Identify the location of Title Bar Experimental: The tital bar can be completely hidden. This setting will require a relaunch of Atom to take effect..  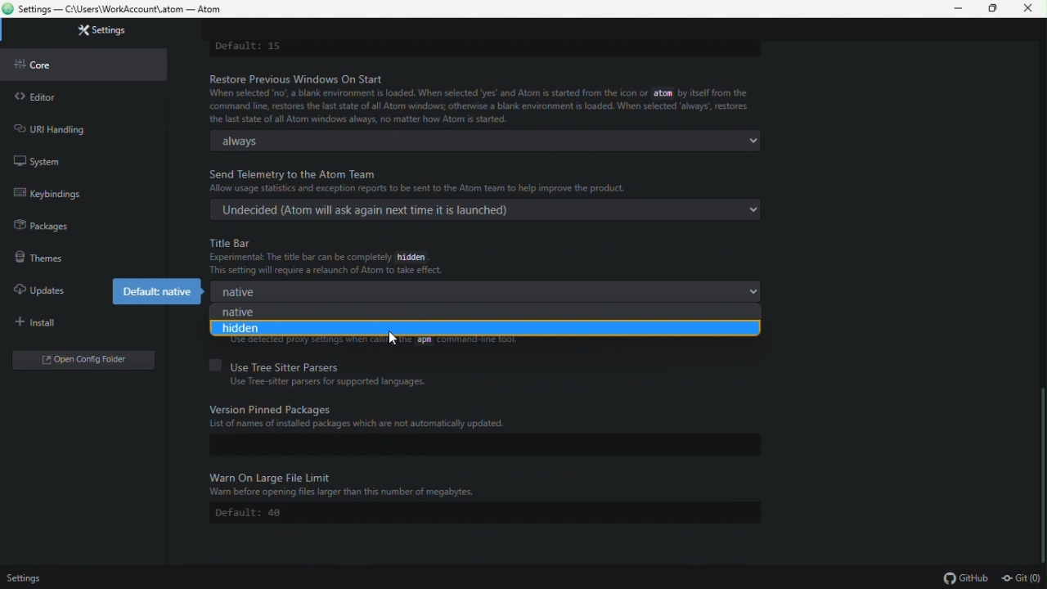
(335, 255).